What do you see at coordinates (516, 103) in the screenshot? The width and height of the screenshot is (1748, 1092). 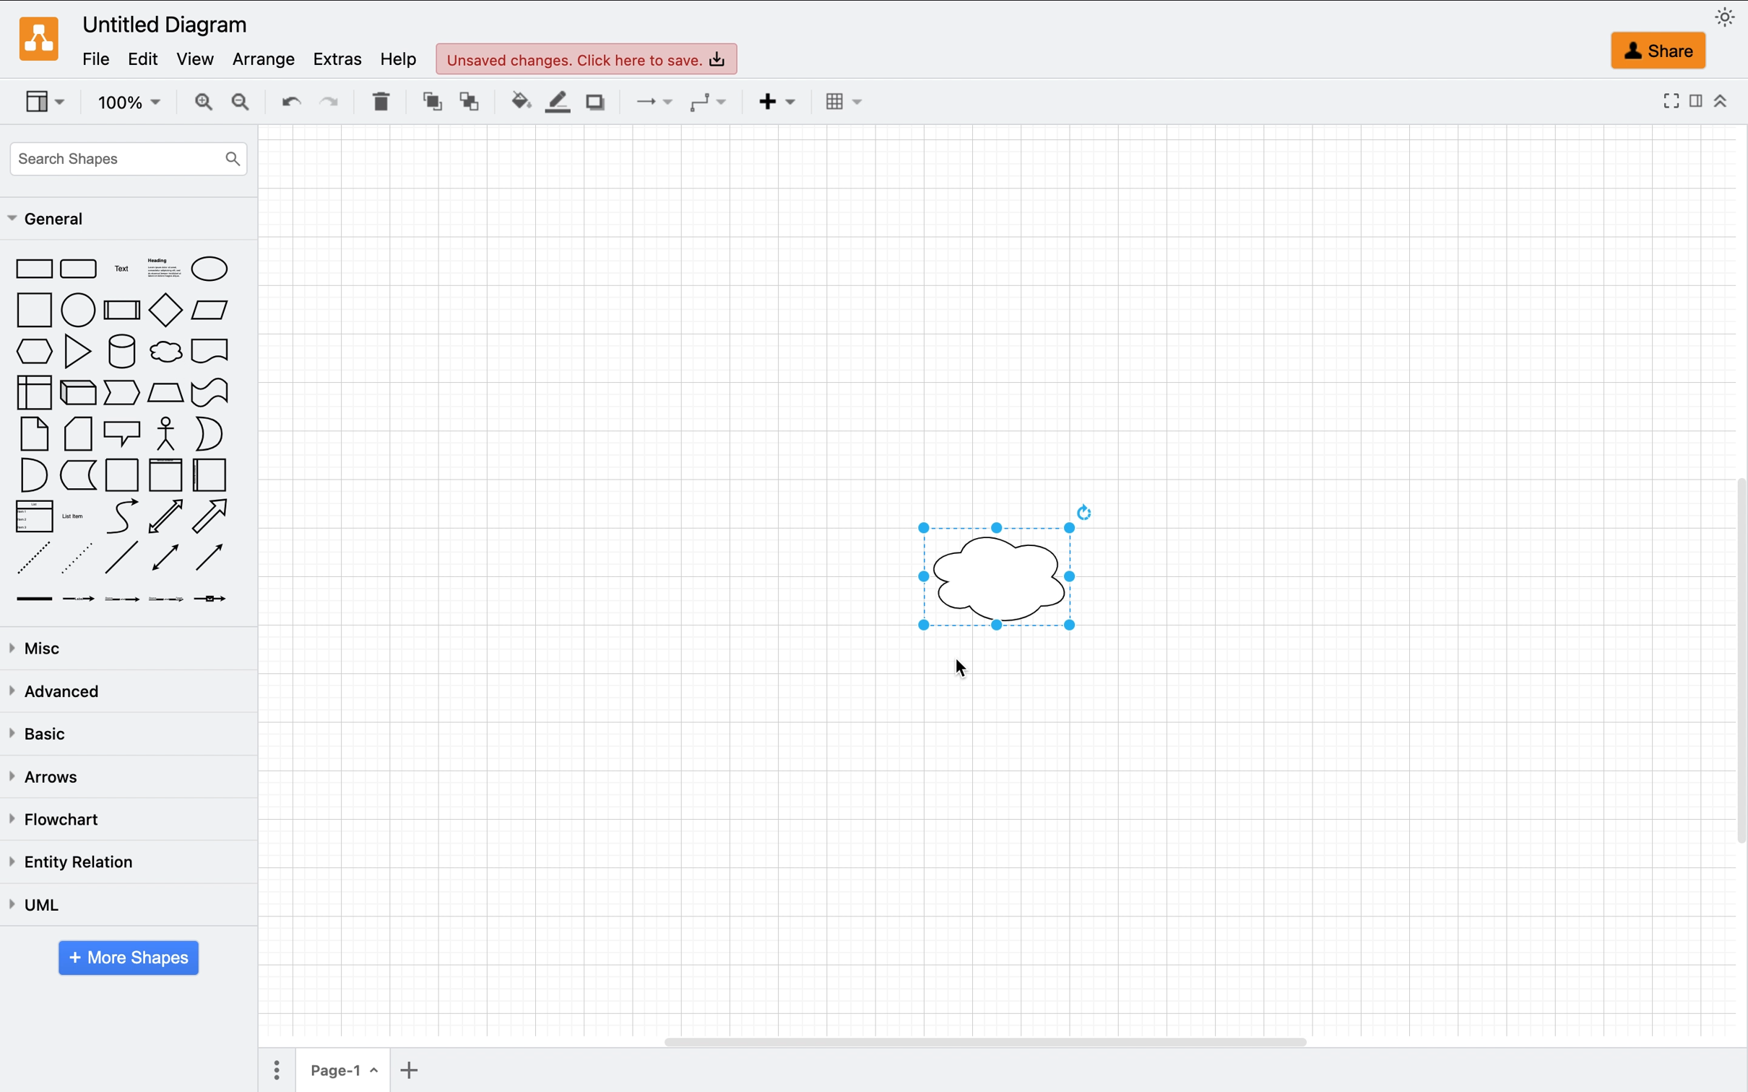 I see `fill color` at bounding box center [516, 103].